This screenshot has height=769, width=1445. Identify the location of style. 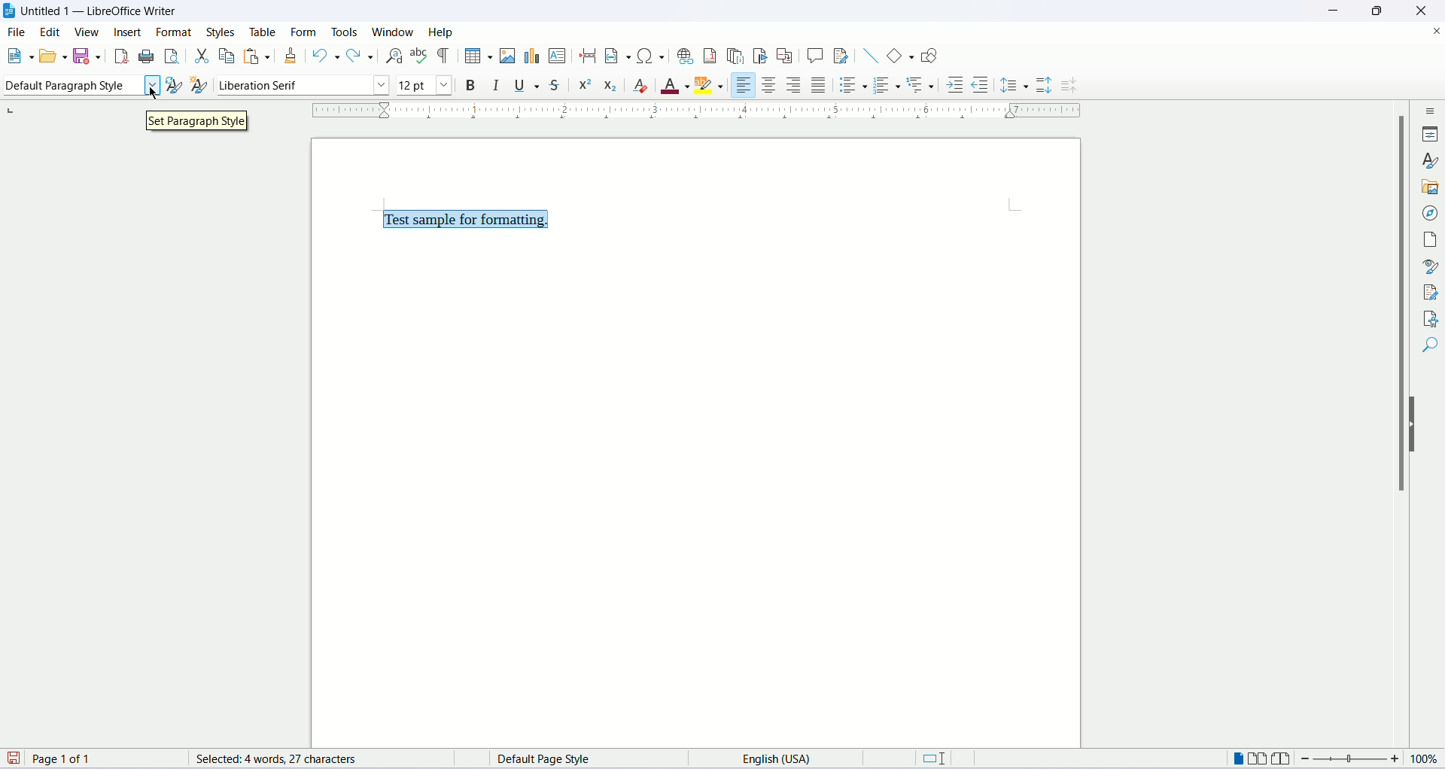
(1430, 162).